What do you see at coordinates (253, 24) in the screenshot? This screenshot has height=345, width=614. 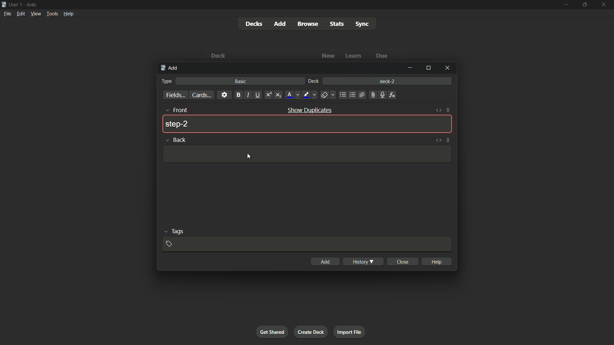 I see `decks` at bounding box center [253, 24].